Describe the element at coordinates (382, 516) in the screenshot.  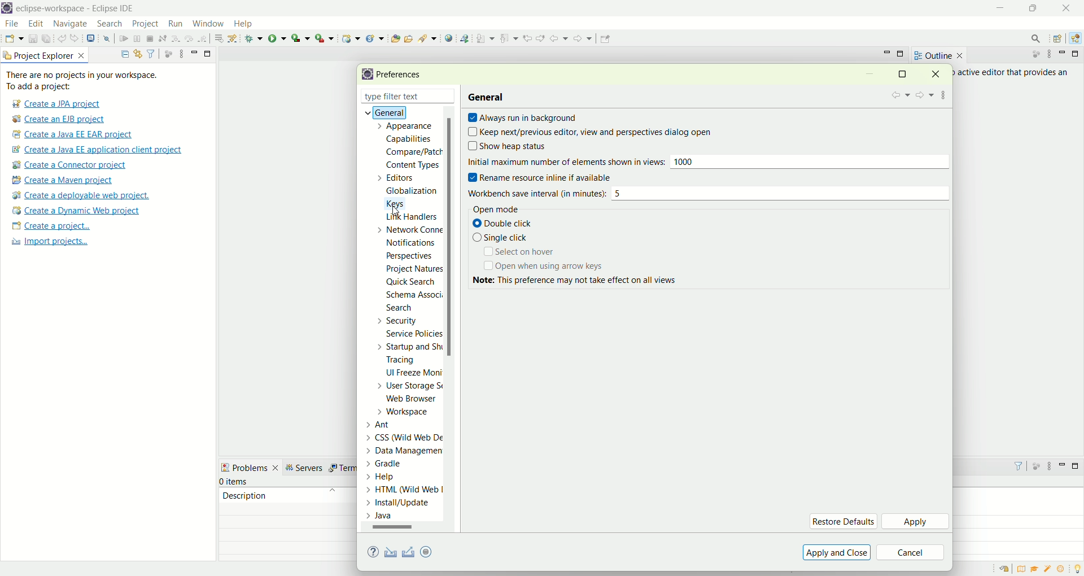
I see `Java` at that location.